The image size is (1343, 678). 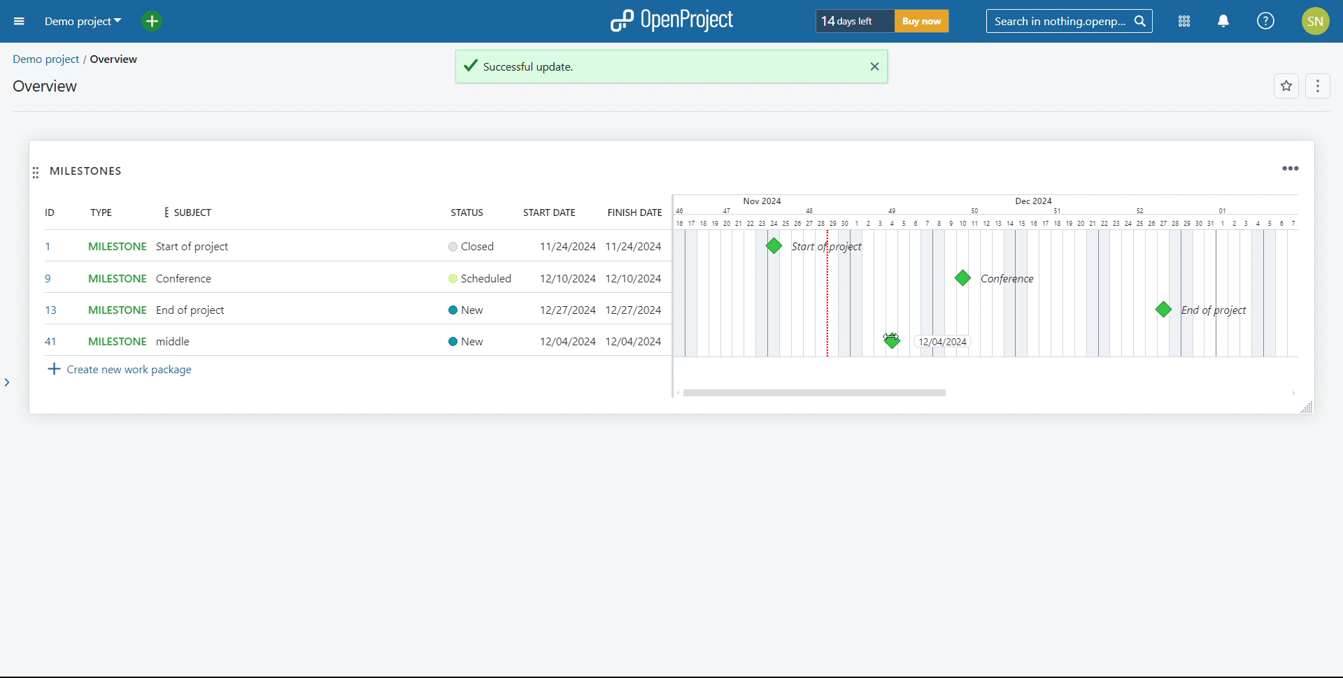 What do you see at coordinates (1163, 310) in the screenshot?
I see `milestone 13` at bounding box center [1163, 310].